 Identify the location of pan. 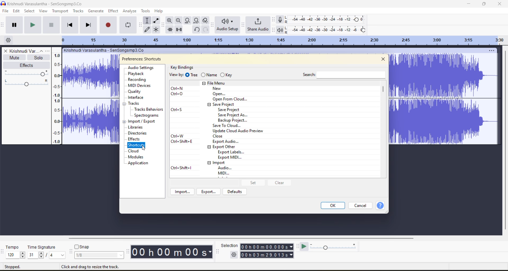
(27, 73).